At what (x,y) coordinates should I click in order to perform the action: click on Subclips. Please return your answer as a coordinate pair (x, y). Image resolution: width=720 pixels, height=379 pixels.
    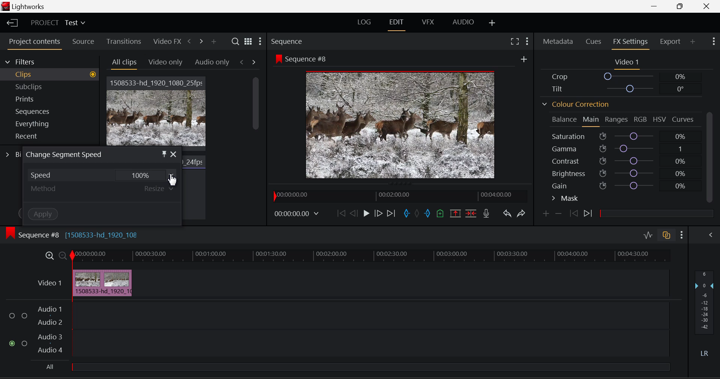
    Looking at the image, I should click on (54, 87).